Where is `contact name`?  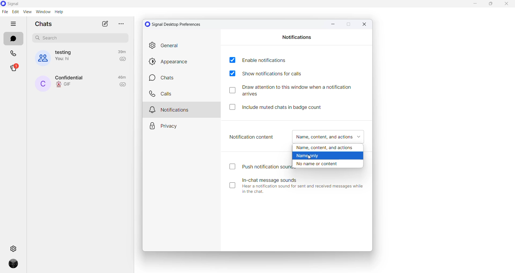
contact name is located at coordinates (72, 77).